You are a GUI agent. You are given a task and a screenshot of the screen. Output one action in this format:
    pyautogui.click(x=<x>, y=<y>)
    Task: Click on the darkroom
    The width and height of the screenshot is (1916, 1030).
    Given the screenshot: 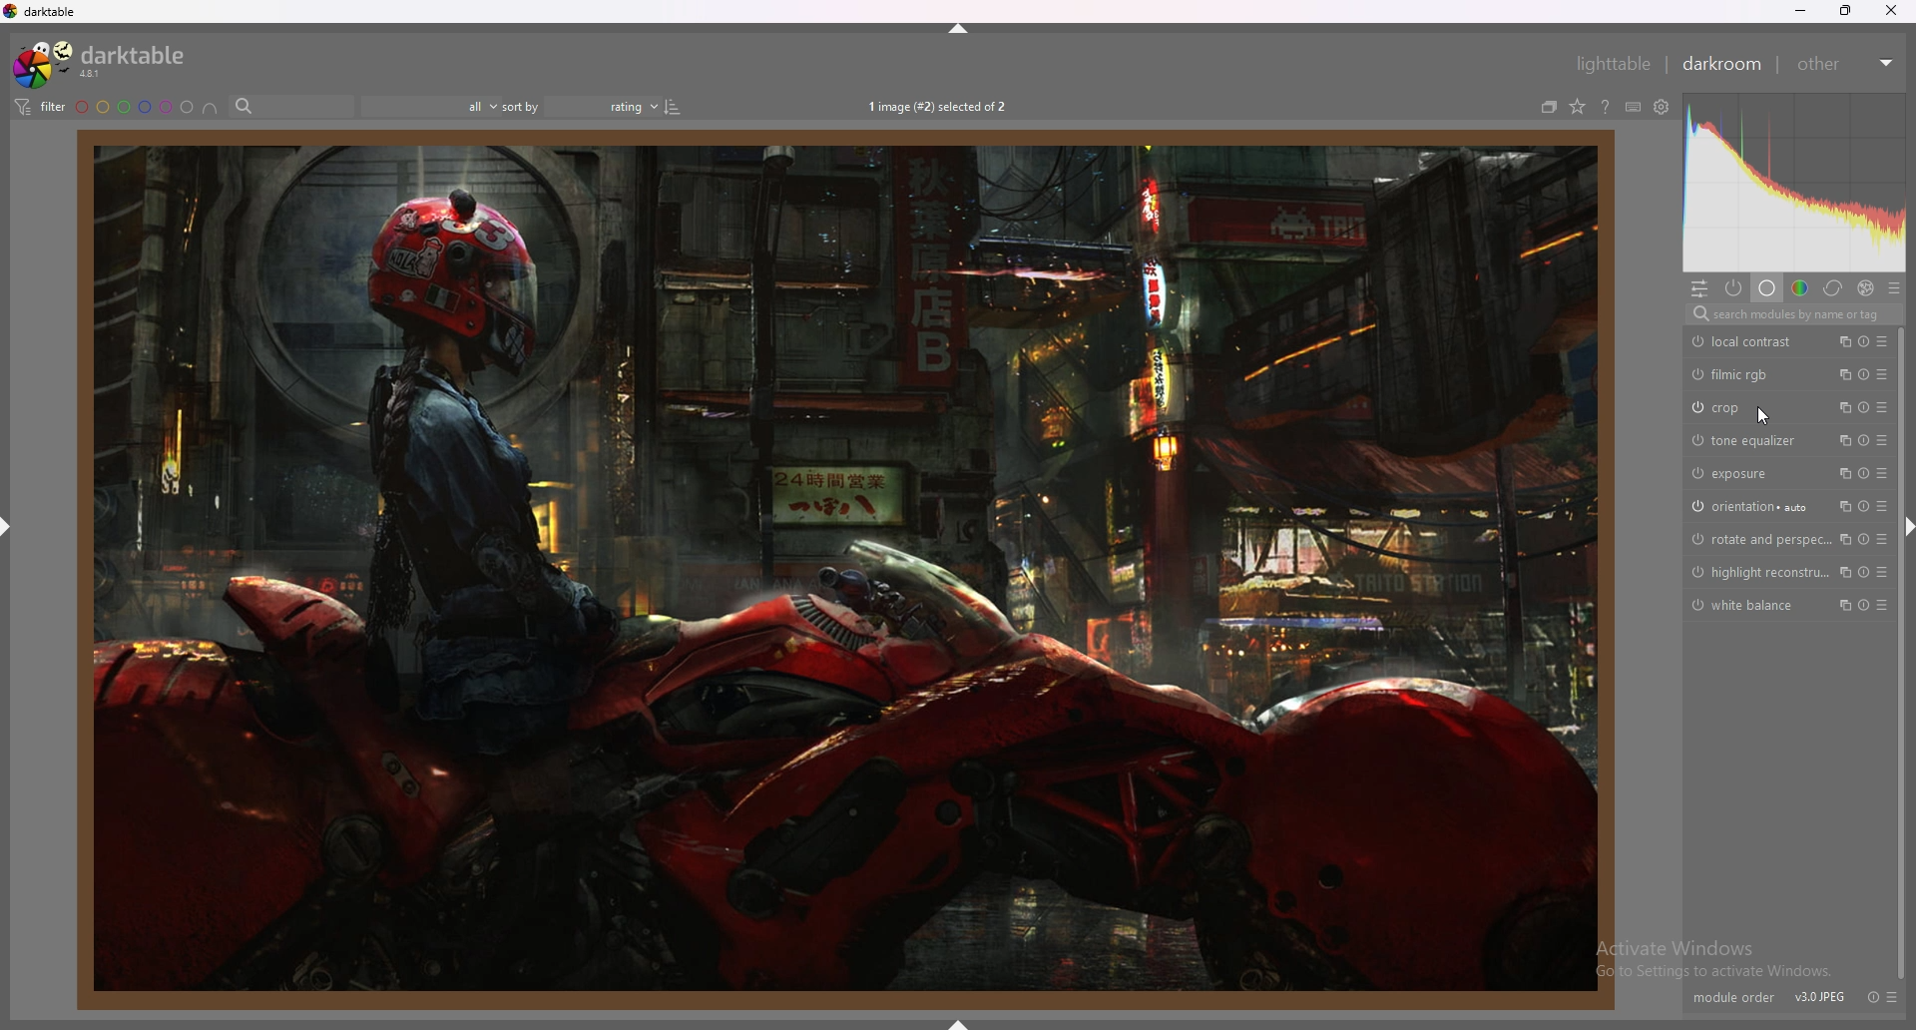 What is the action you would take?
    pyautogui.click(x=1721, y=64)
    